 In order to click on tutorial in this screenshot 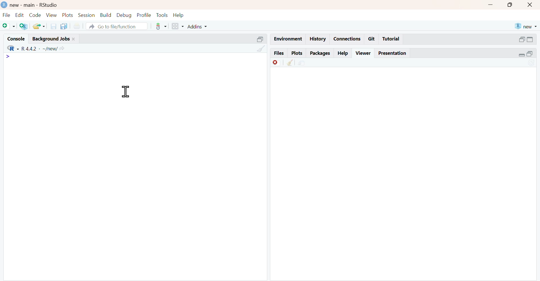, I will do `click(391, 39)`.